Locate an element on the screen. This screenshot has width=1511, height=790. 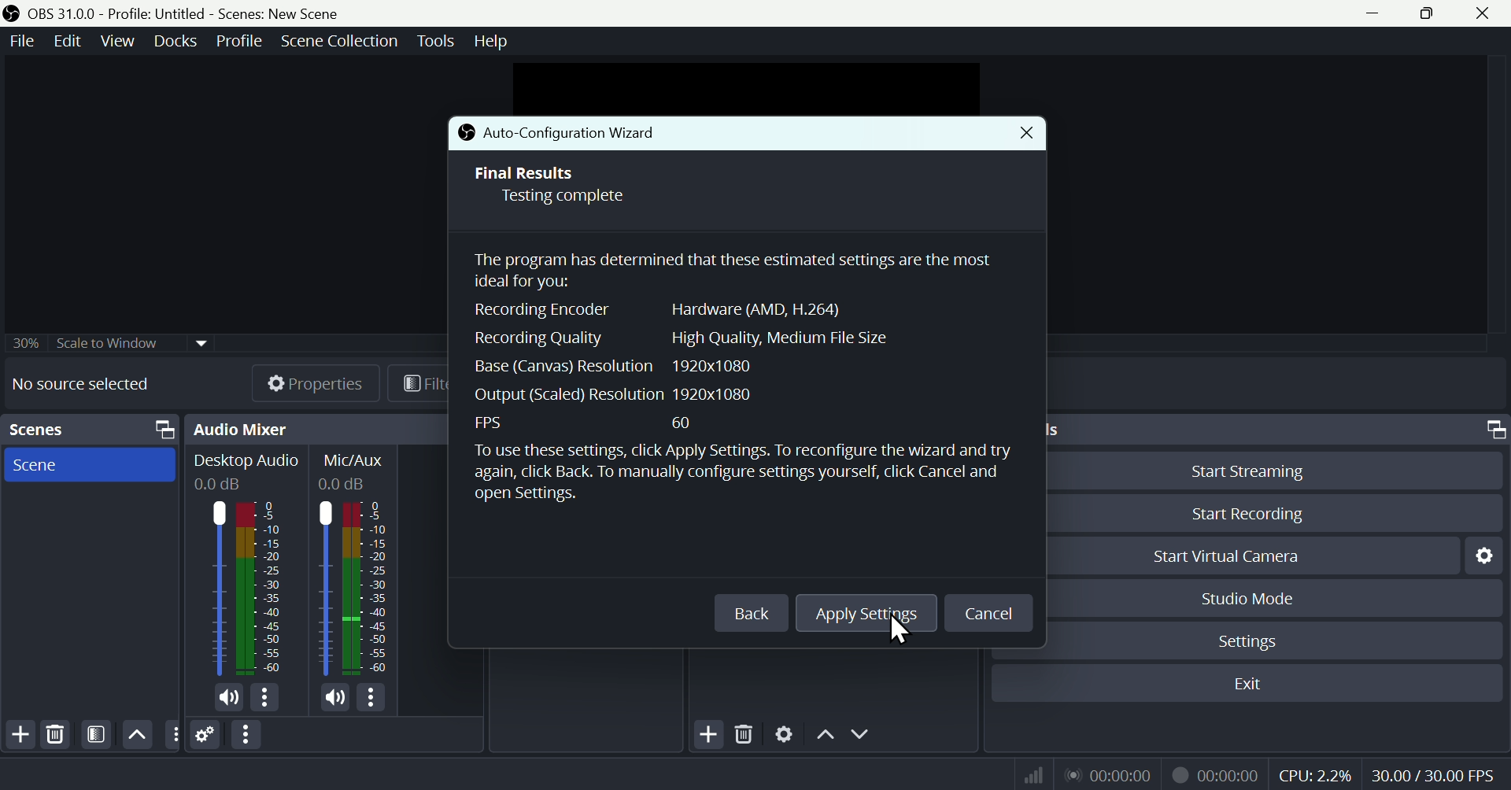
icon is located at coordinates (13, 14).